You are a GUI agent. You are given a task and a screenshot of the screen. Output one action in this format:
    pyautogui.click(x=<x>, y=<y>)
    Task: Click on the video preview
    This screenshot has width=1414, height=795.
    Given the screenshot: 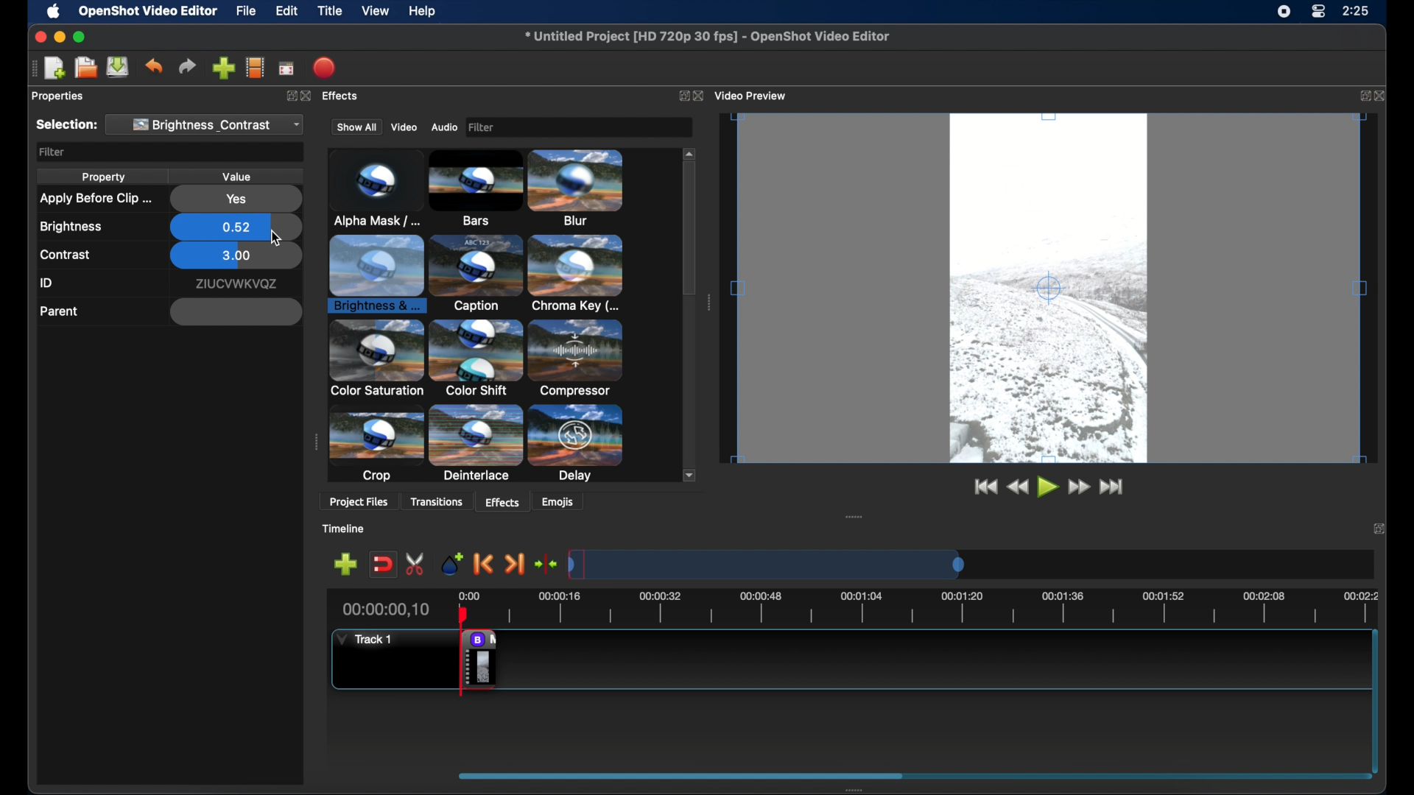 What is the action you would take?
    pyautogui.click(x=1054, y=295)
    